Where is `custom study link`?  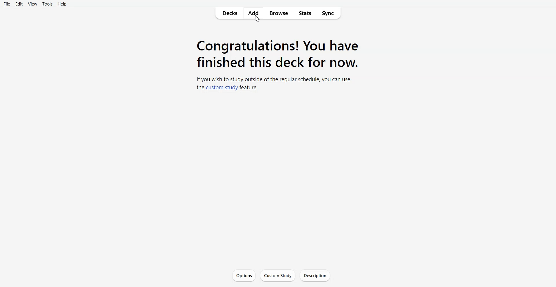 custom study link is located at coordinates (222, 88).